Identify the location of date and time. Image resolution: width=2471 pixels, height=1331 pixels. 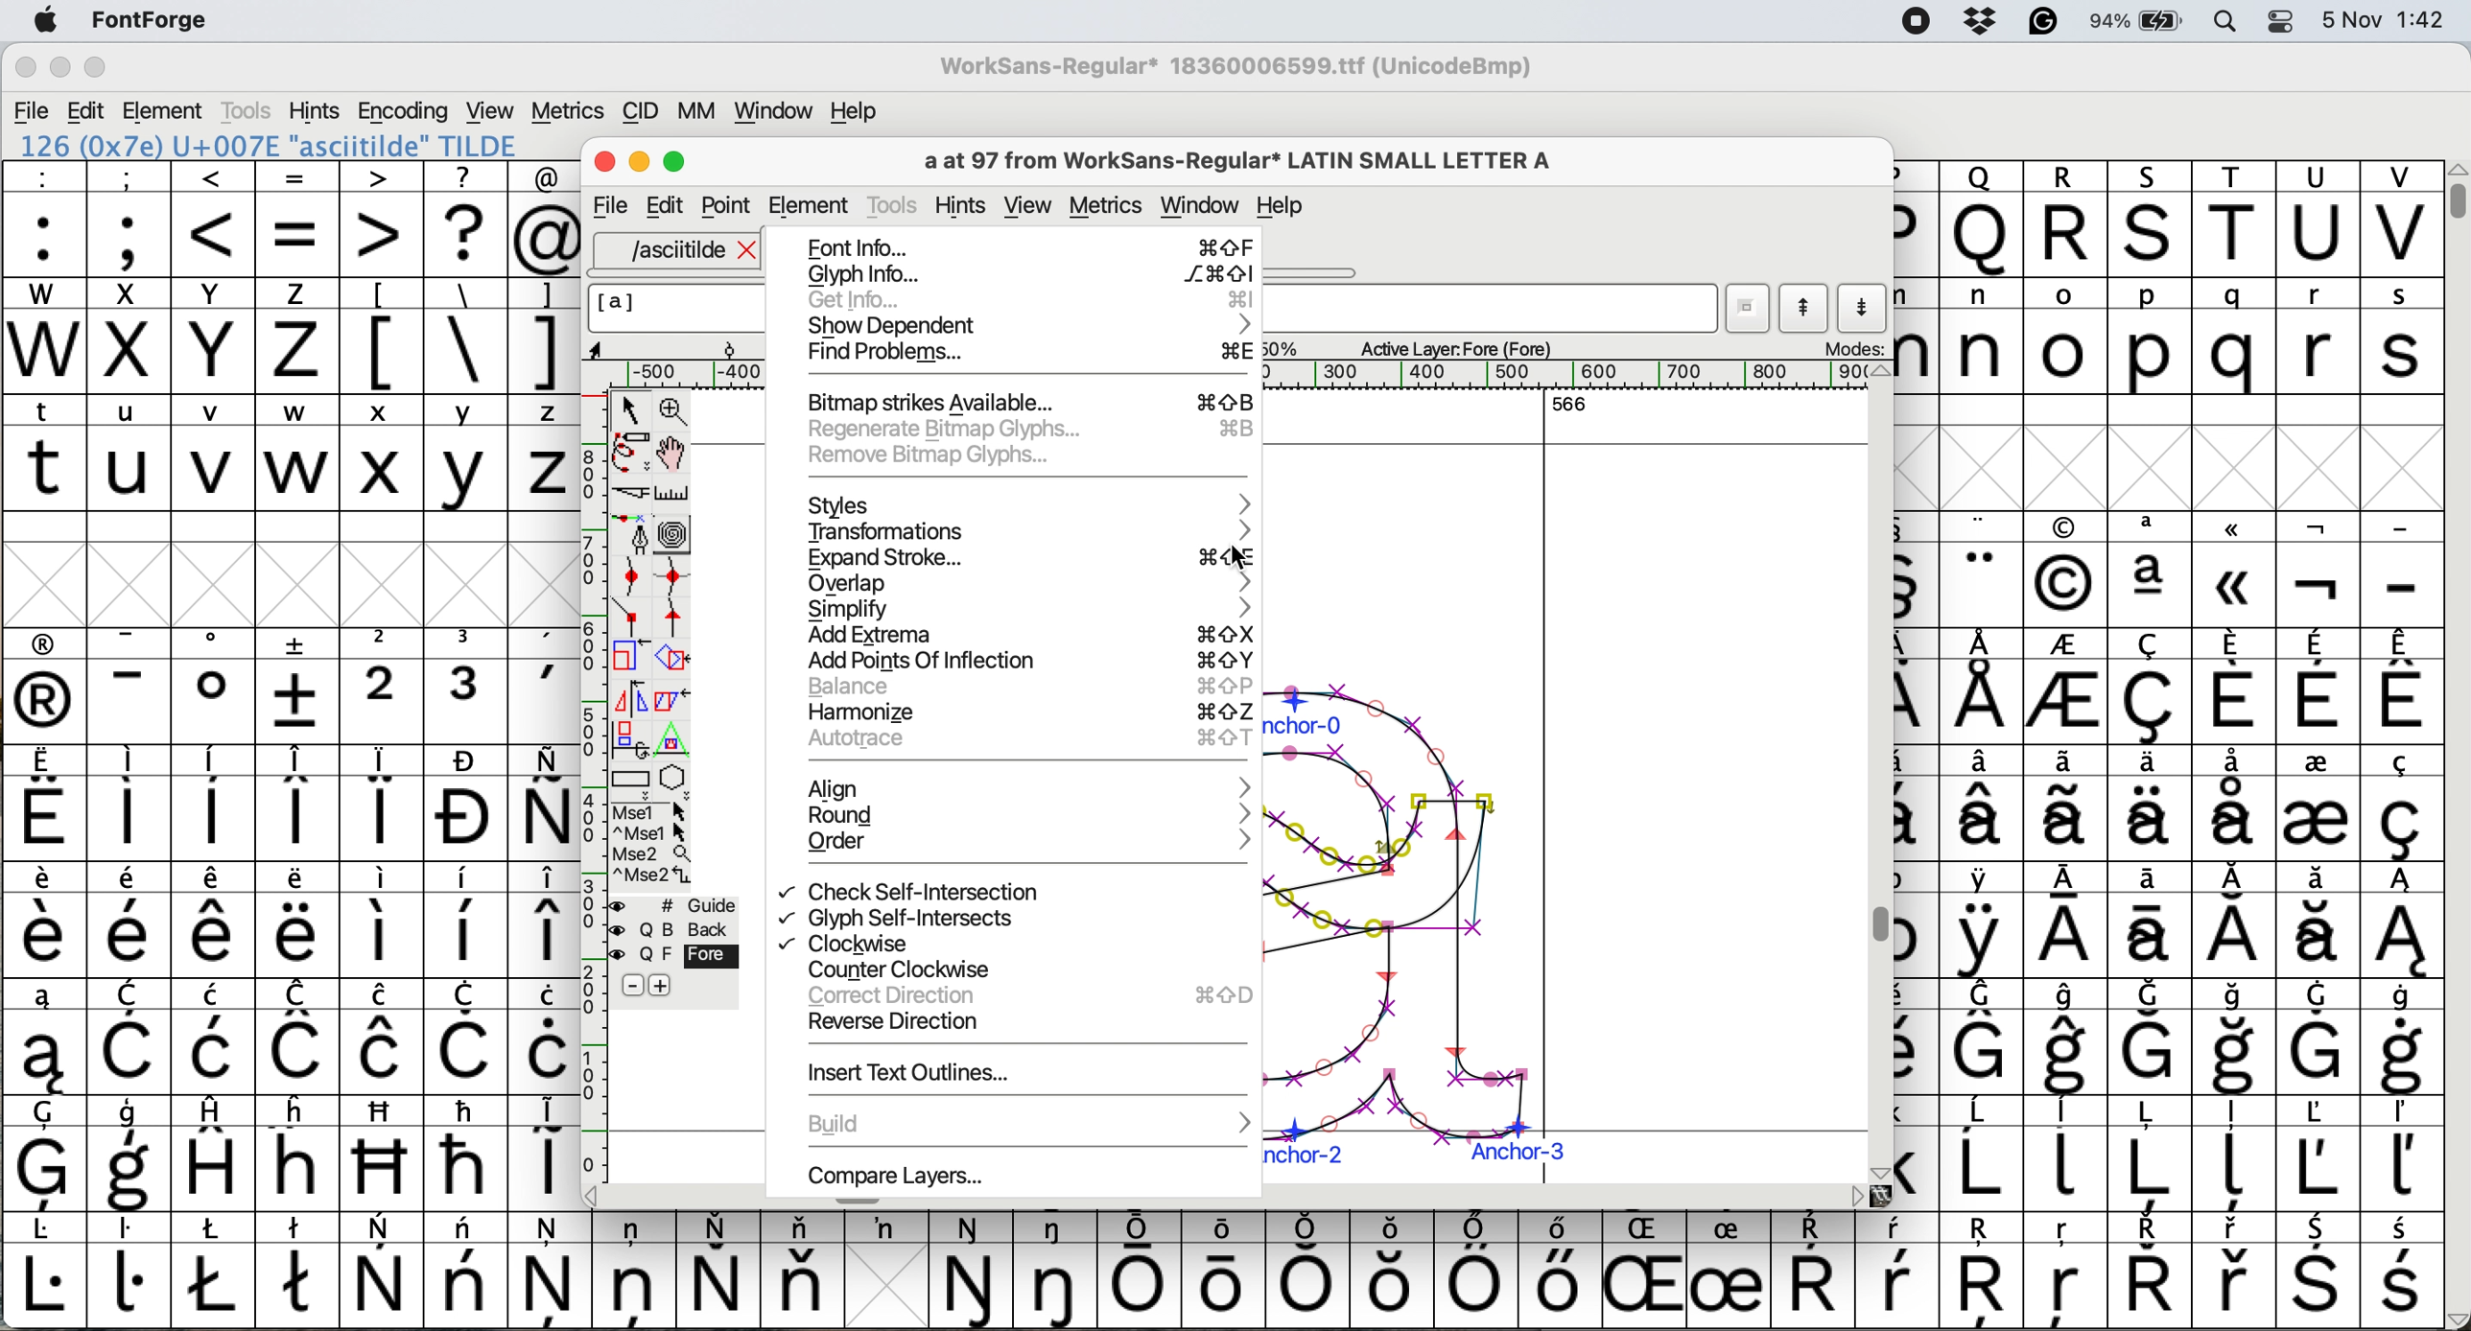
(2385, 17).